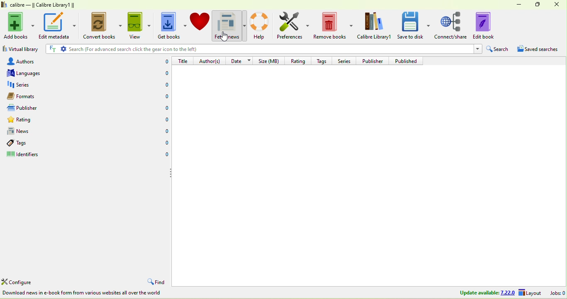 The height and width of the screenshot is (299, 567). I want to click on size, so click(270, 61).